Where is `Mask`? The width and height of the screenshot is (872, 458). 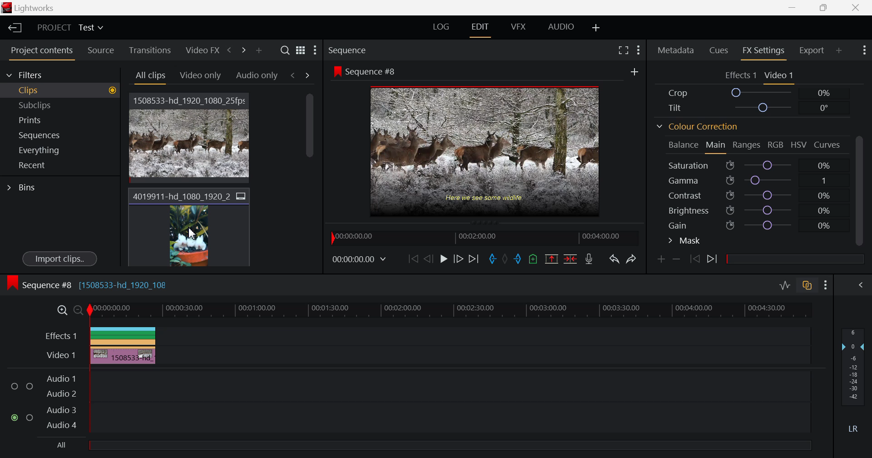
Mask is located at coordinates (686, 241).